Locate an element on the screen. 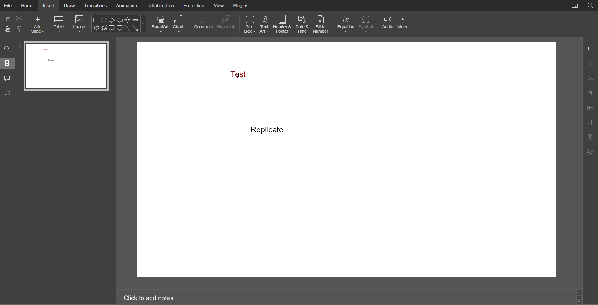 This screenshot has width=598, height=305. Text Box is located at coordinates (249, 24).